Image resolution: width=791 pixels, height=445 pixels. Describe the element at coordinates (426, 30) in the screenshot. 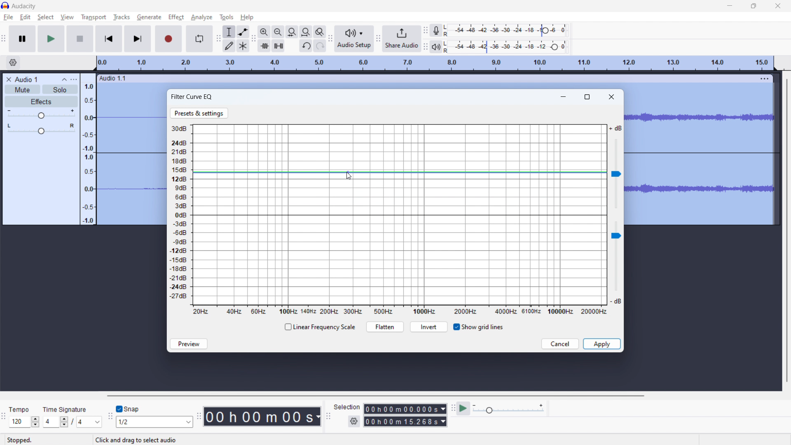

I see `recording meter toolbar` at that location.